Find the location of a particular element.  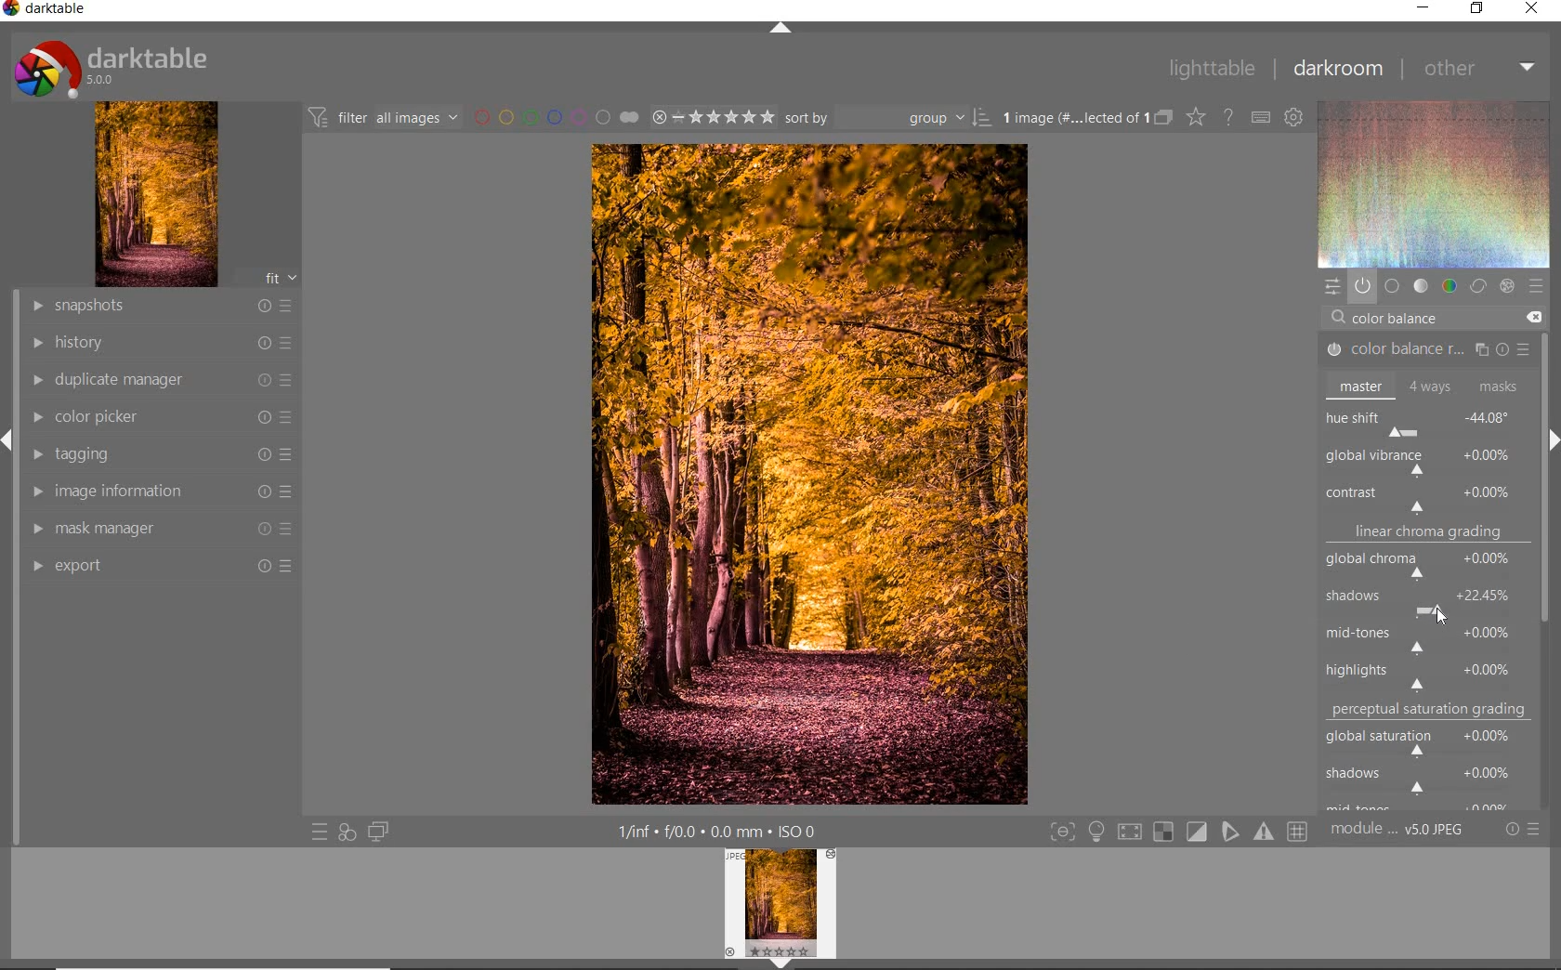

mid-tones is located at coordinates (1423, 636).